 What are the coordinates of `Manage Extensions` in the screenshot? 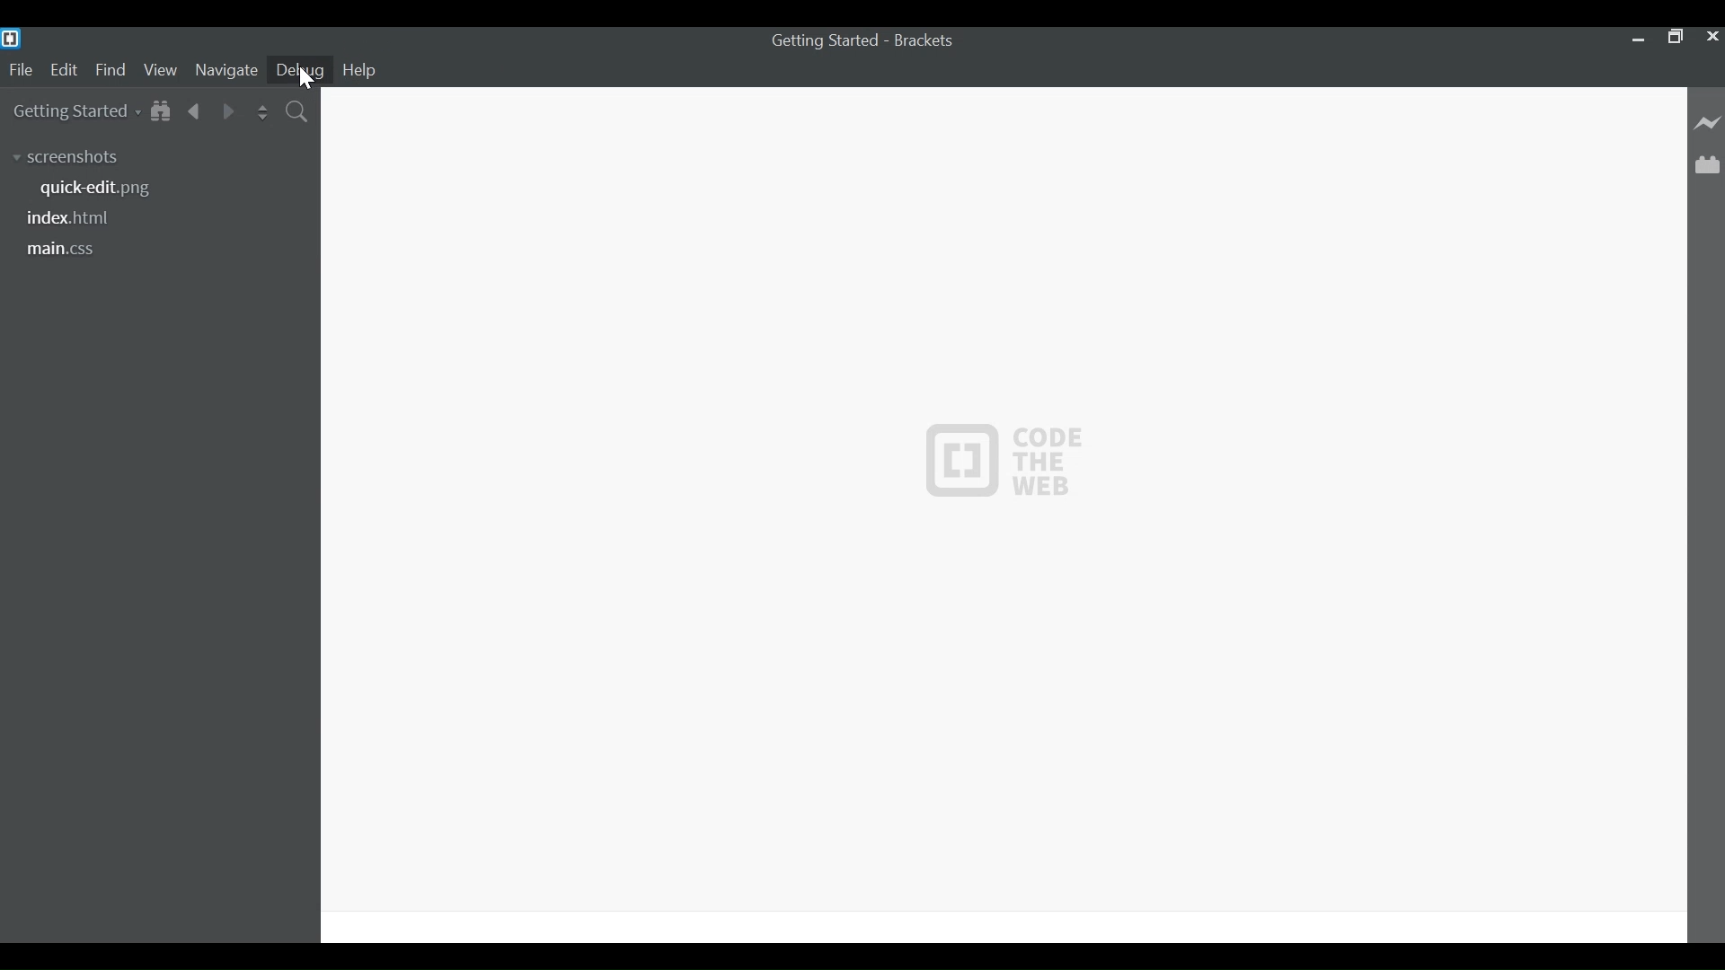 It's located at (1707, 165).